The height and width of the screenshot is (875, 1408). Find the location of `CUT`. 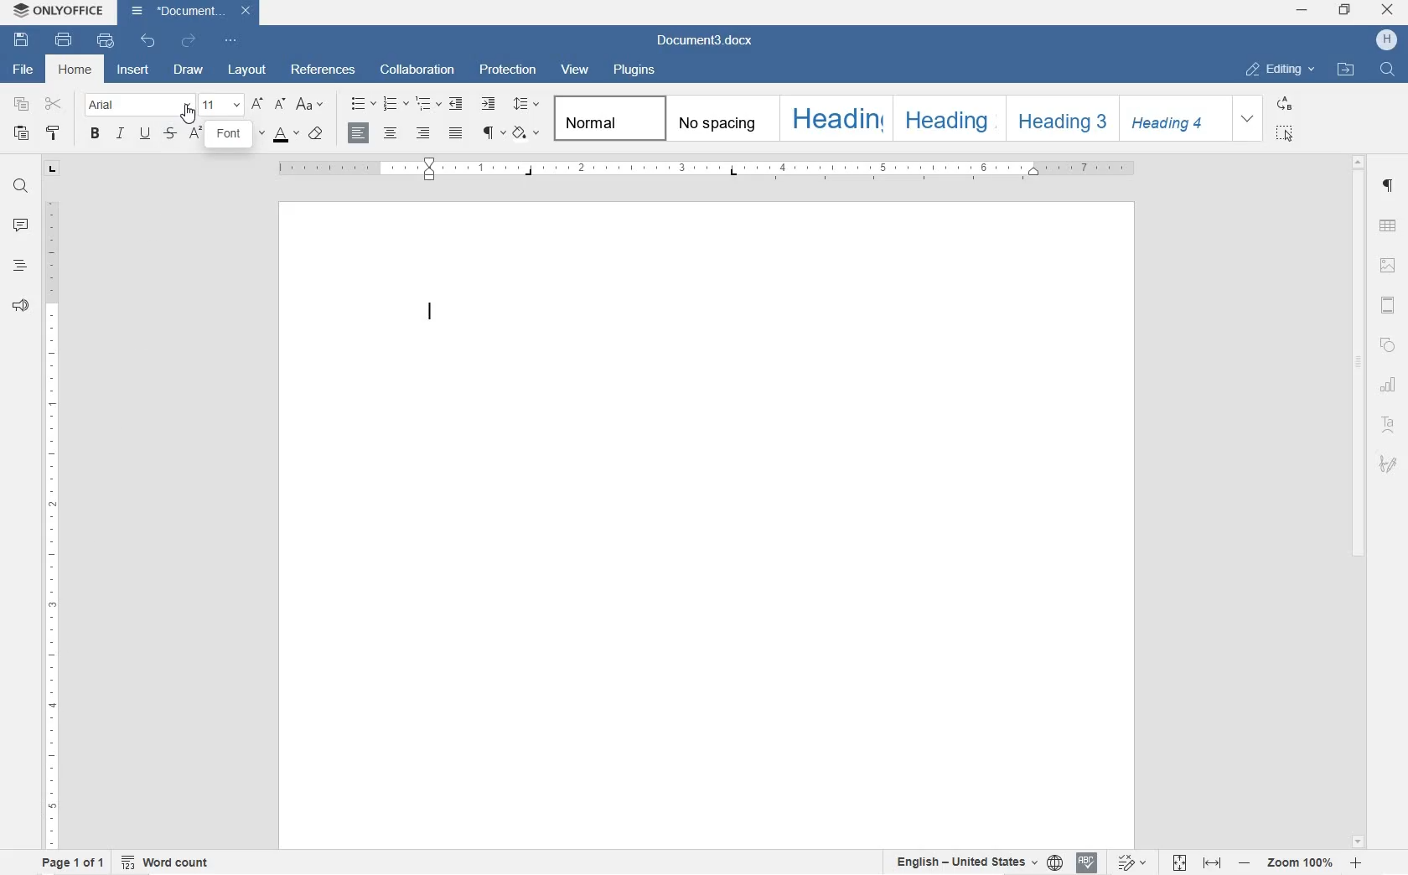

CUT is located at coordinates (54, 104).